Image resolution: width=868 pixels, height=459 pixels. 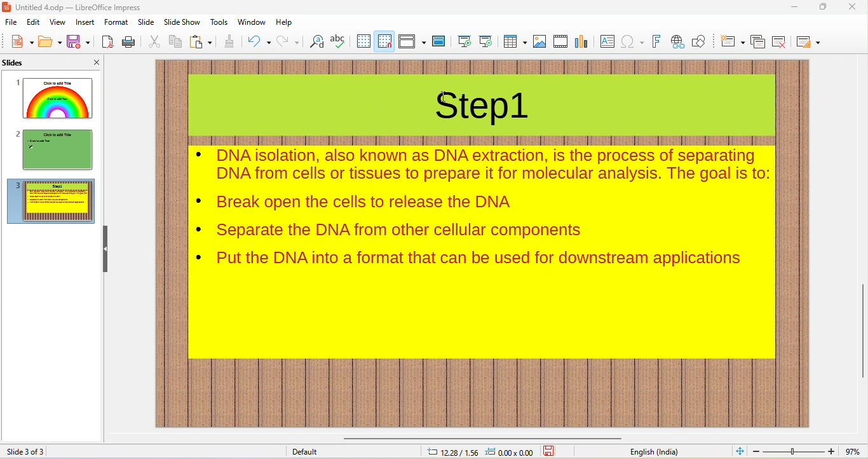 I want to click on vertical scroll, so click(x=858, y=332).